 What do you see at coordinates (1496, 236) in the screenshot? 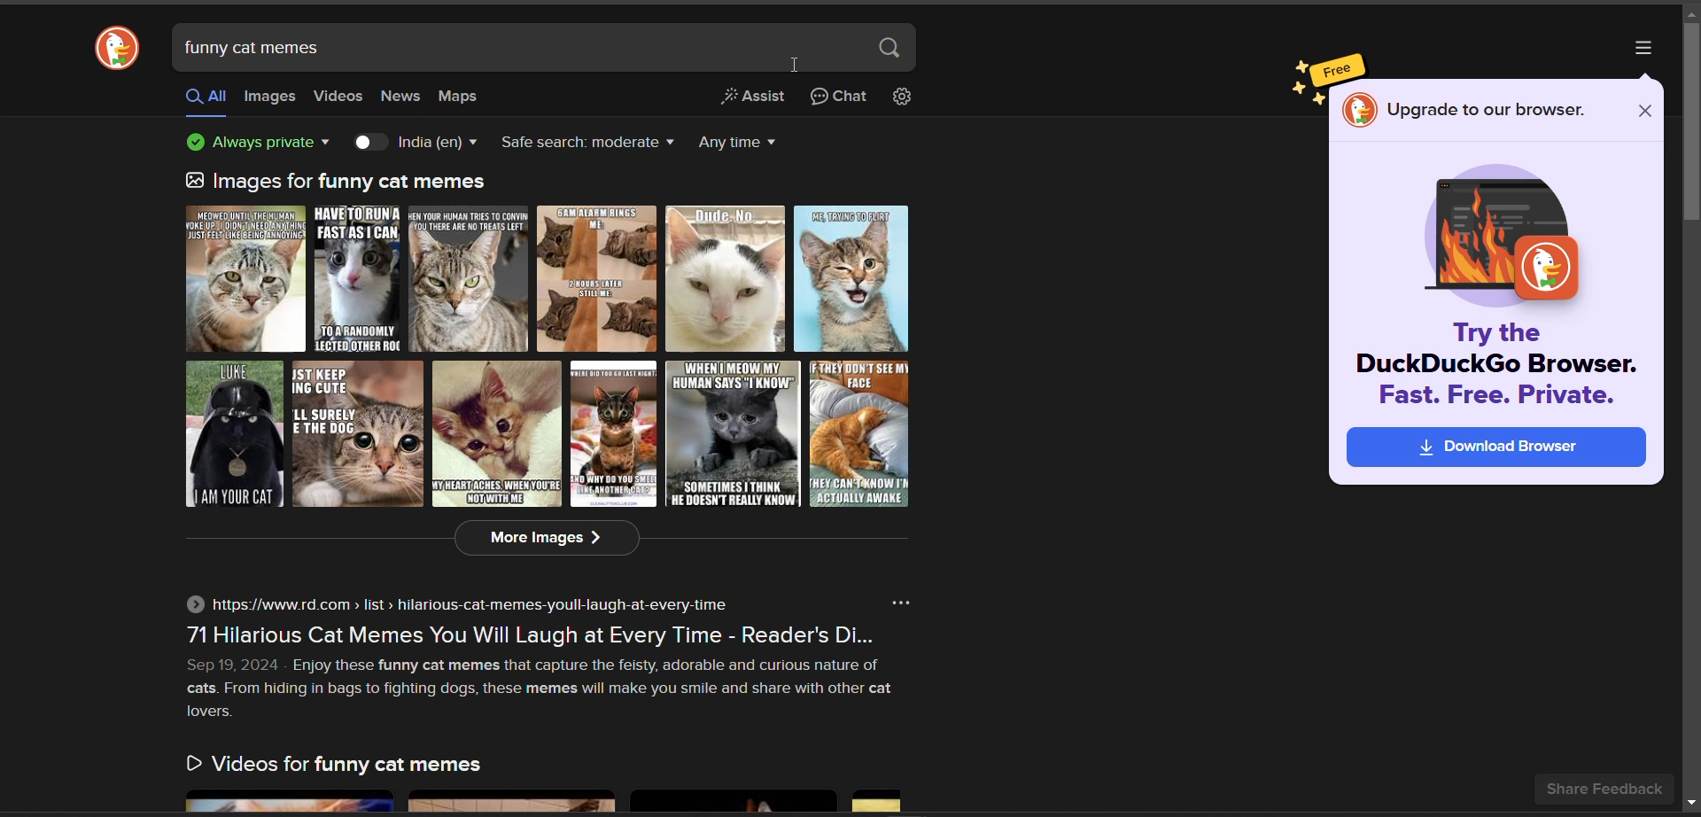
I see `image` at bounding box center [1496, 236].